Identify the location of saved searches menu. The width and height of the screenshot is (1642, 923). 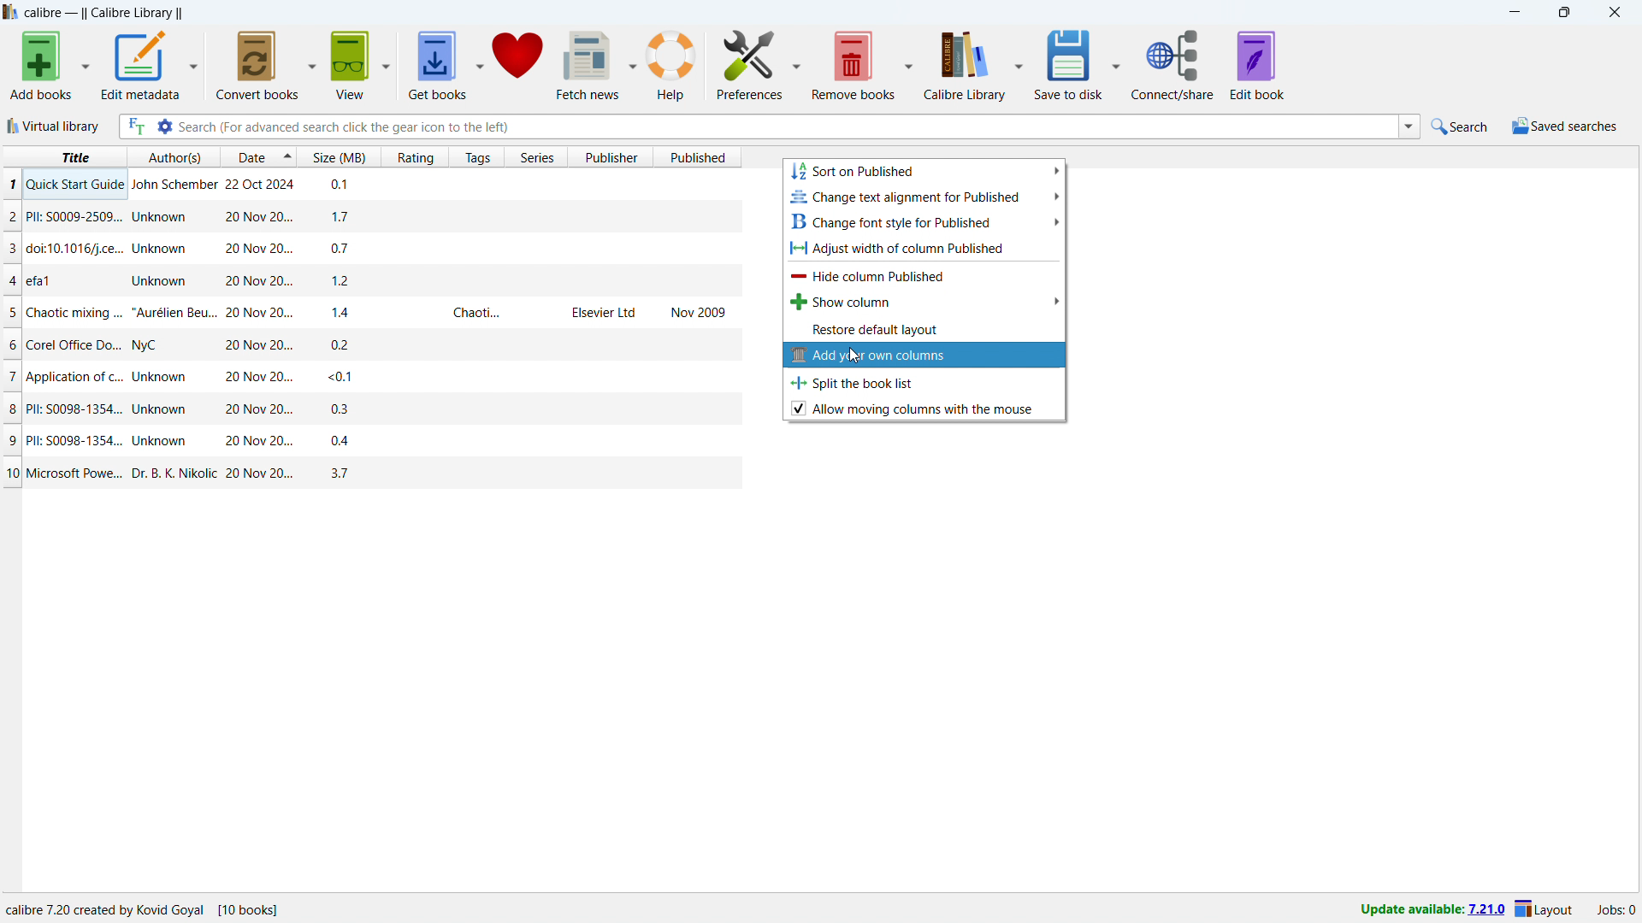
(1565, 126).